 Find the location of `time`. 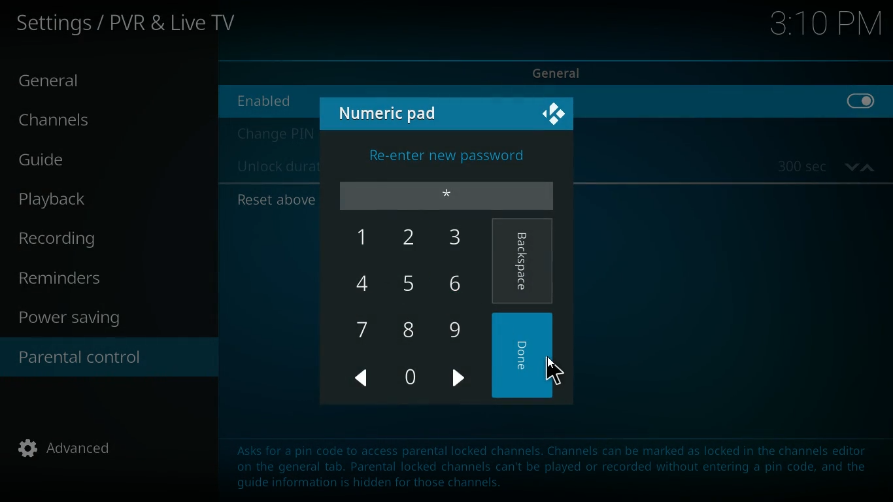

time is located at coordinates (826, 167).